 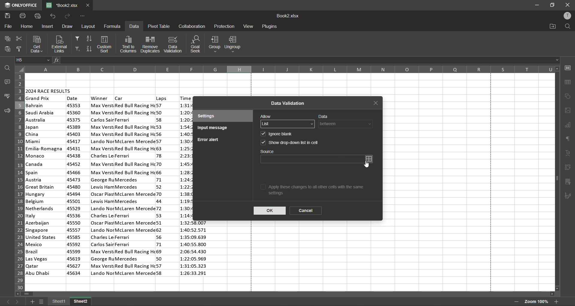 What do you see at coordinates (7, 301) in the screenshot?
I see `previous` at bounding box center [7, 301].